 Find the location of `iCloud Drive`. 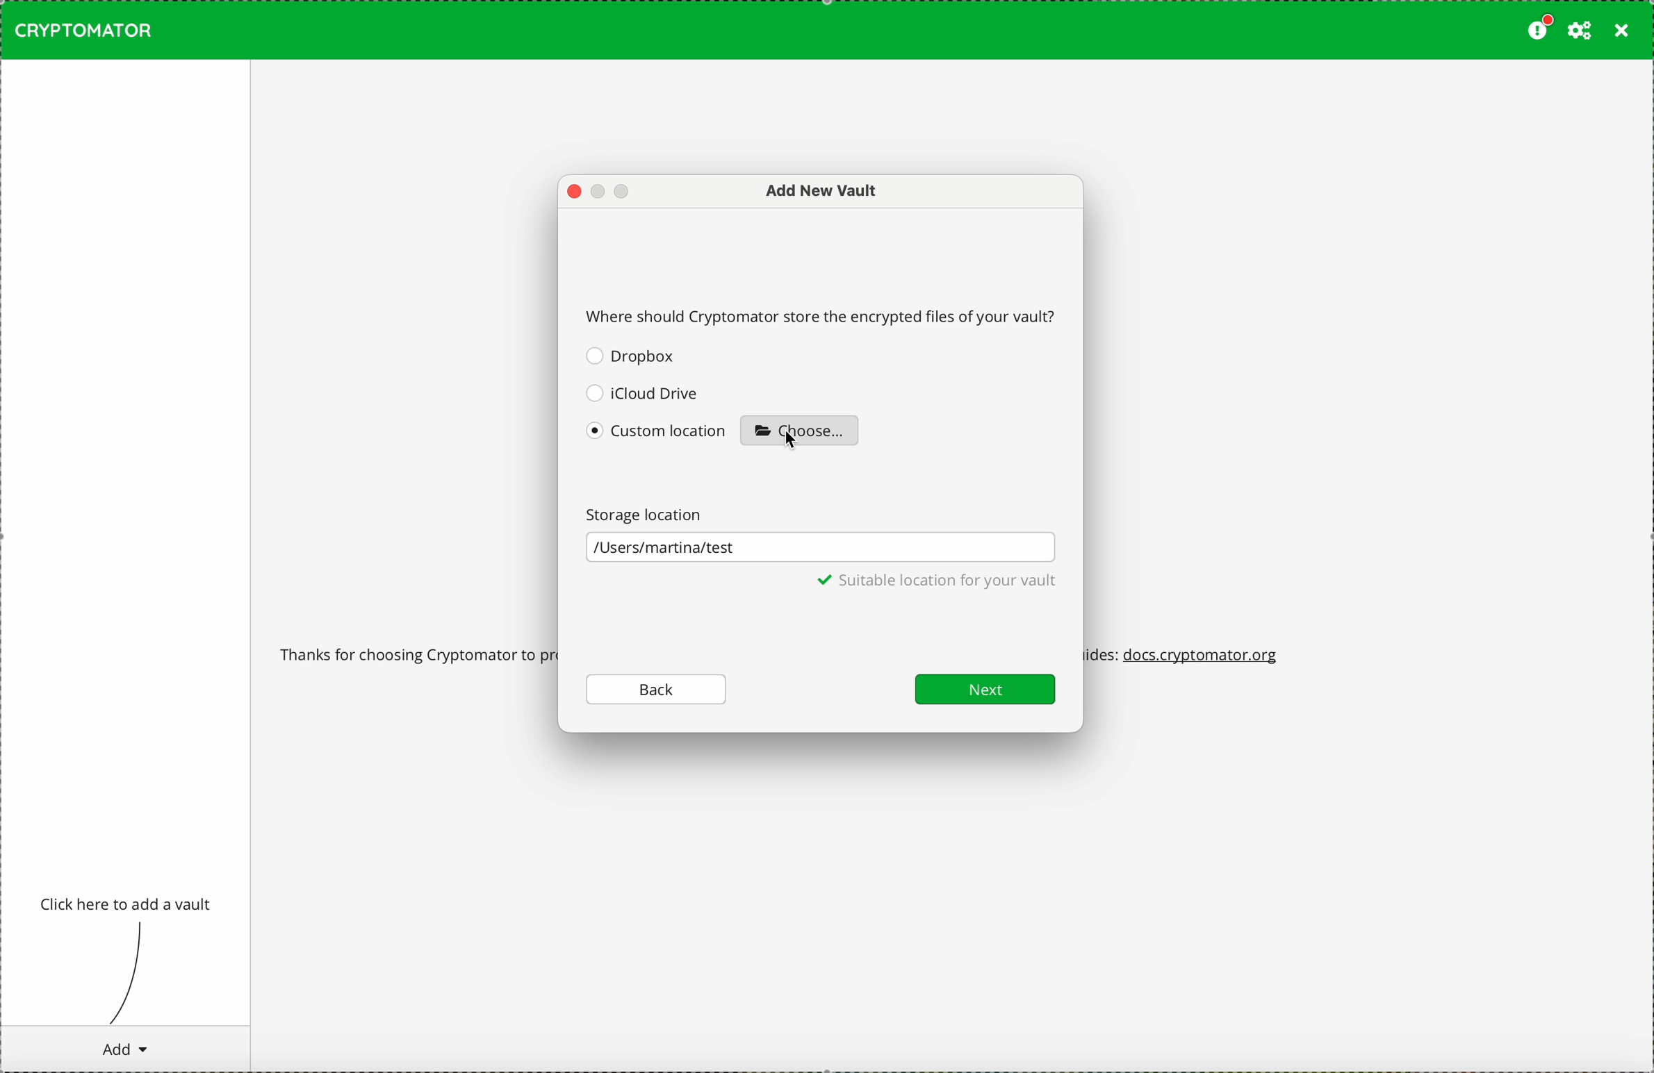

iCloud Drive is located at coordinates (642, 392).